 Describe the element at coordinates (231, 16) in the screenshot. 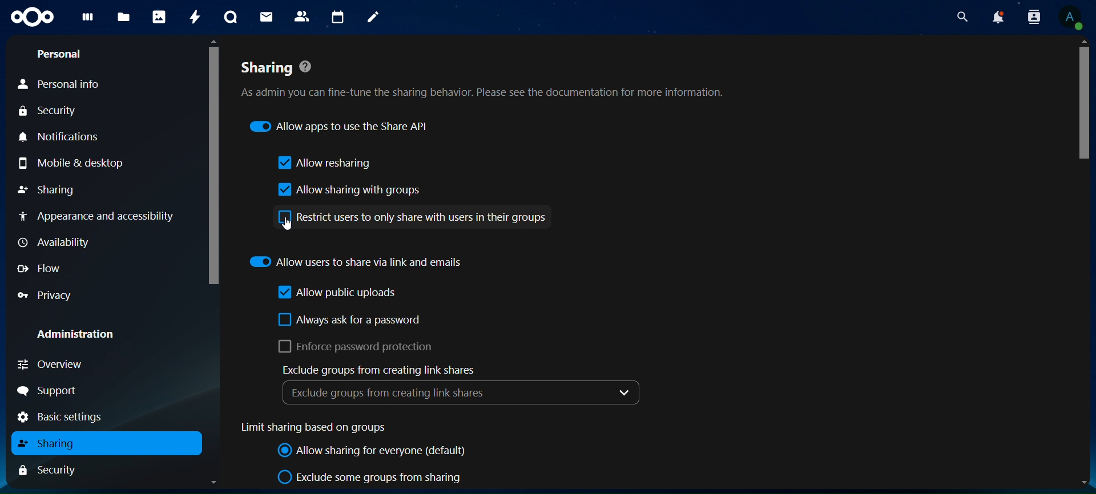

I see `talk` at that location.